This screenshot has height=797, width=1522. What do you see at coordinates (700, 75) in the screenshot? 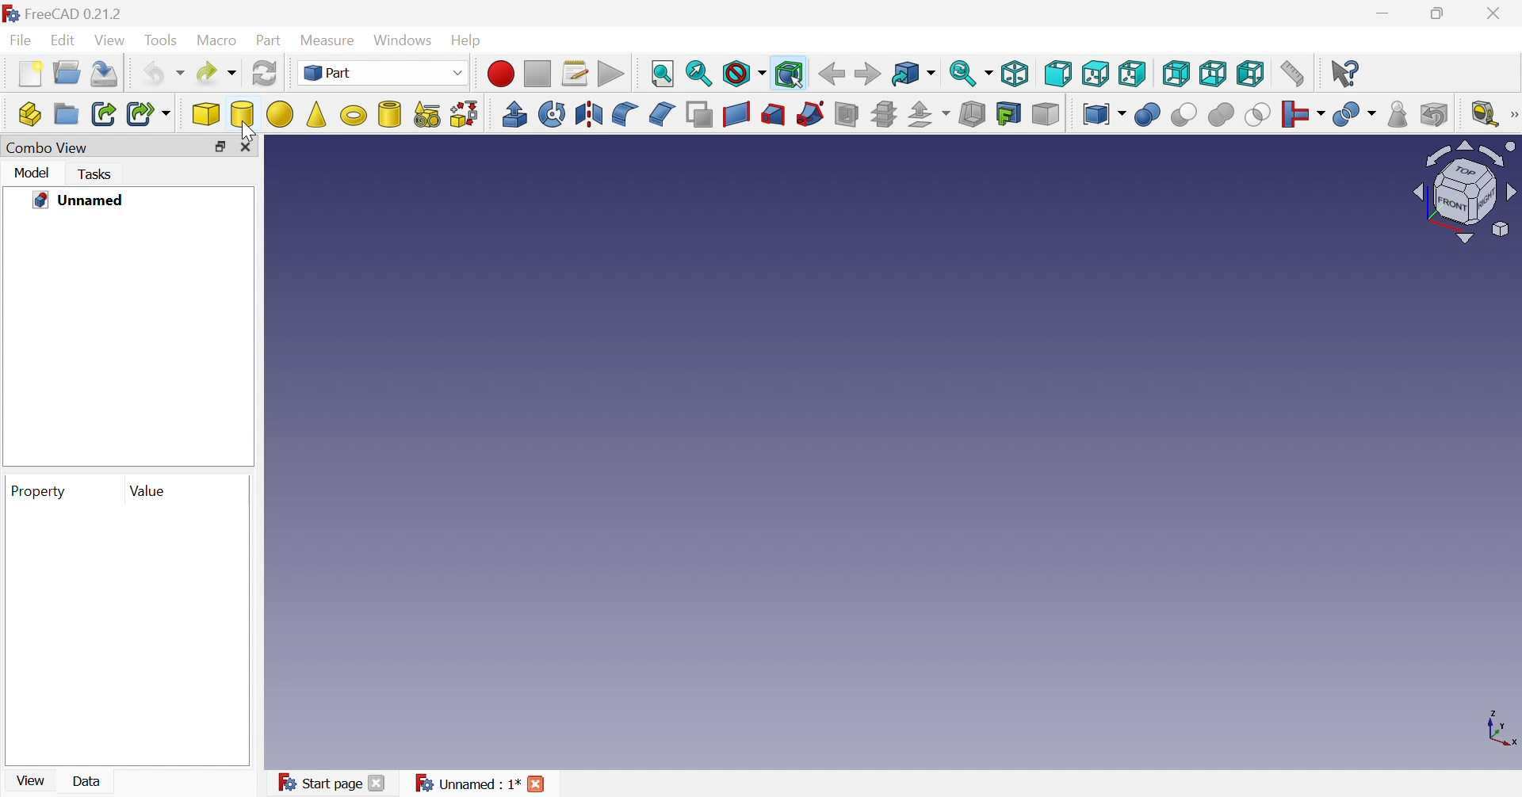
I see `Fit selection` at bounding box center [700, 75].